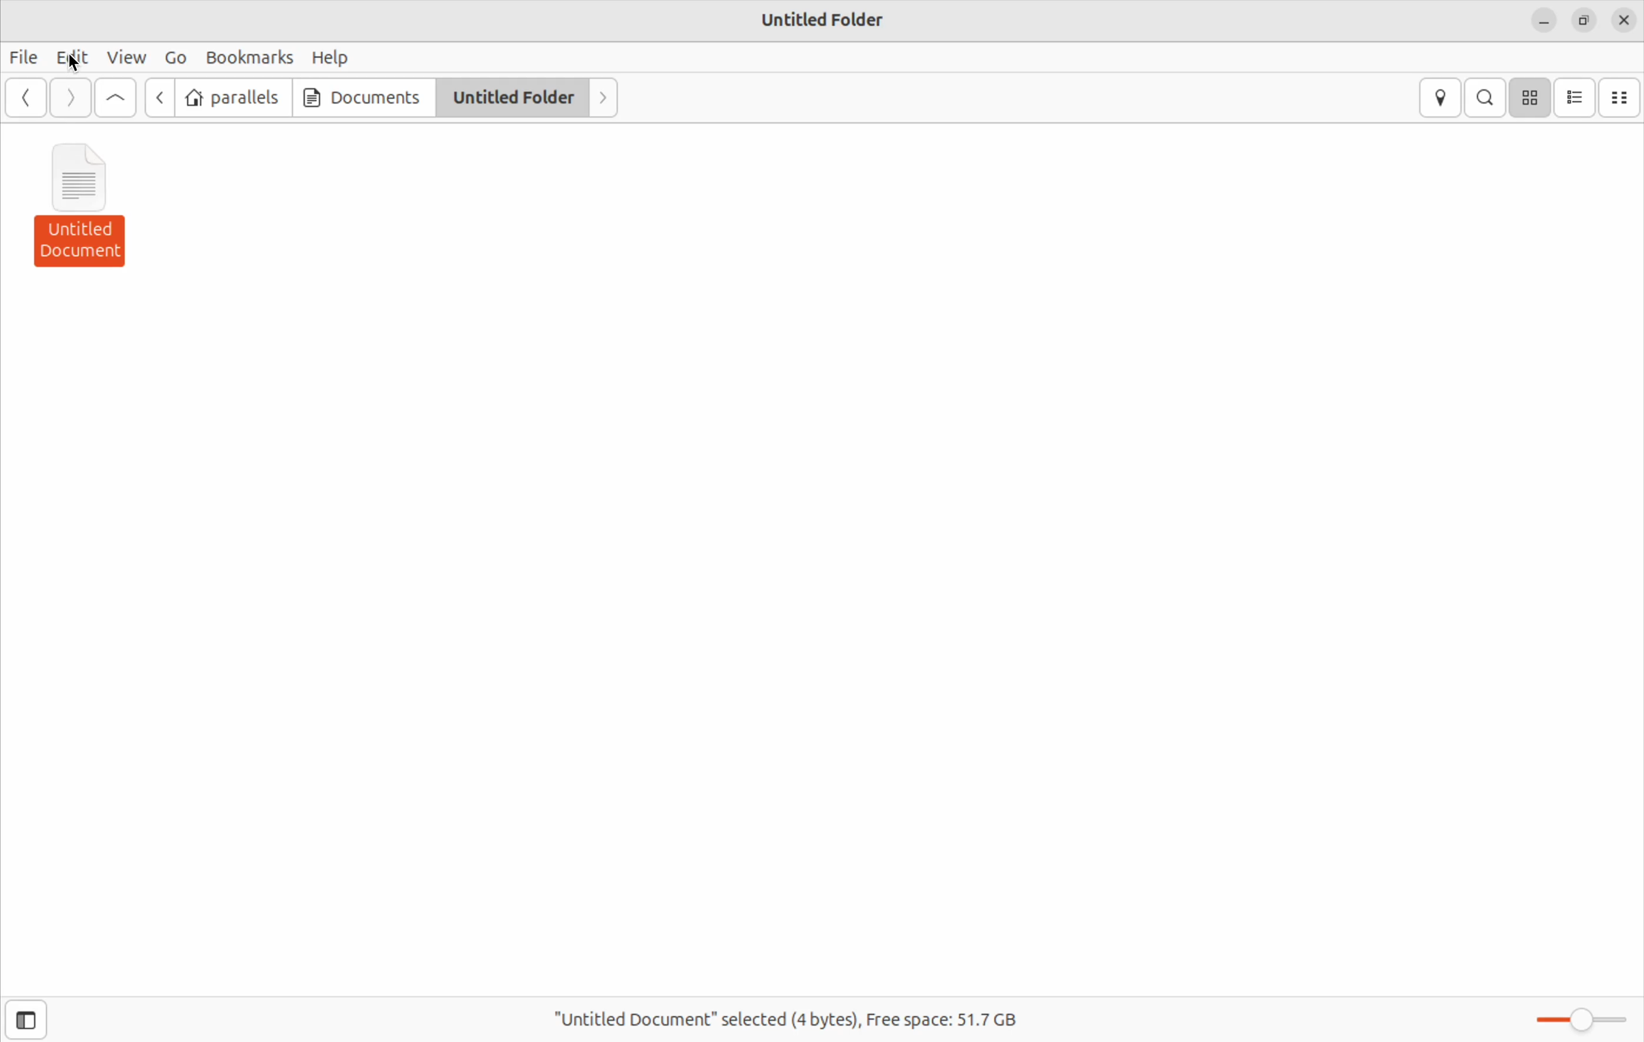  What do you see at coordinates (801, 1015) in the screenshot?
I see `"Untitled Document” selected (4 bytes), Free space: 51.7 GB` at bounding box center [801, 1015].